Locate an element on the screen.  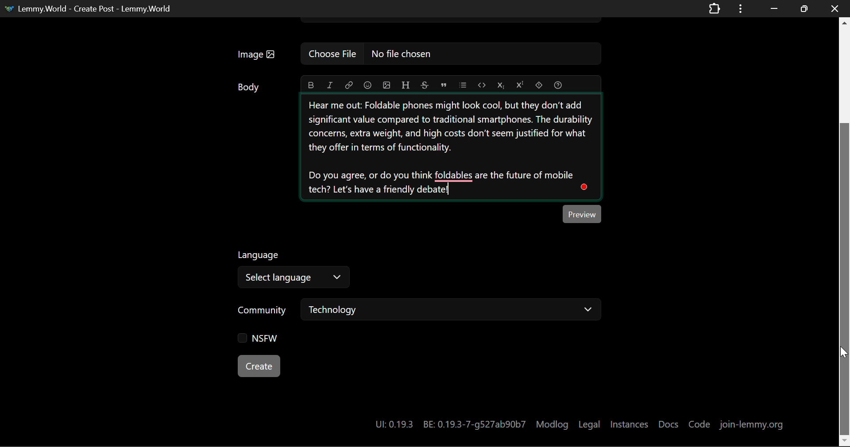
Create Button is located at coordinates (258, 366).